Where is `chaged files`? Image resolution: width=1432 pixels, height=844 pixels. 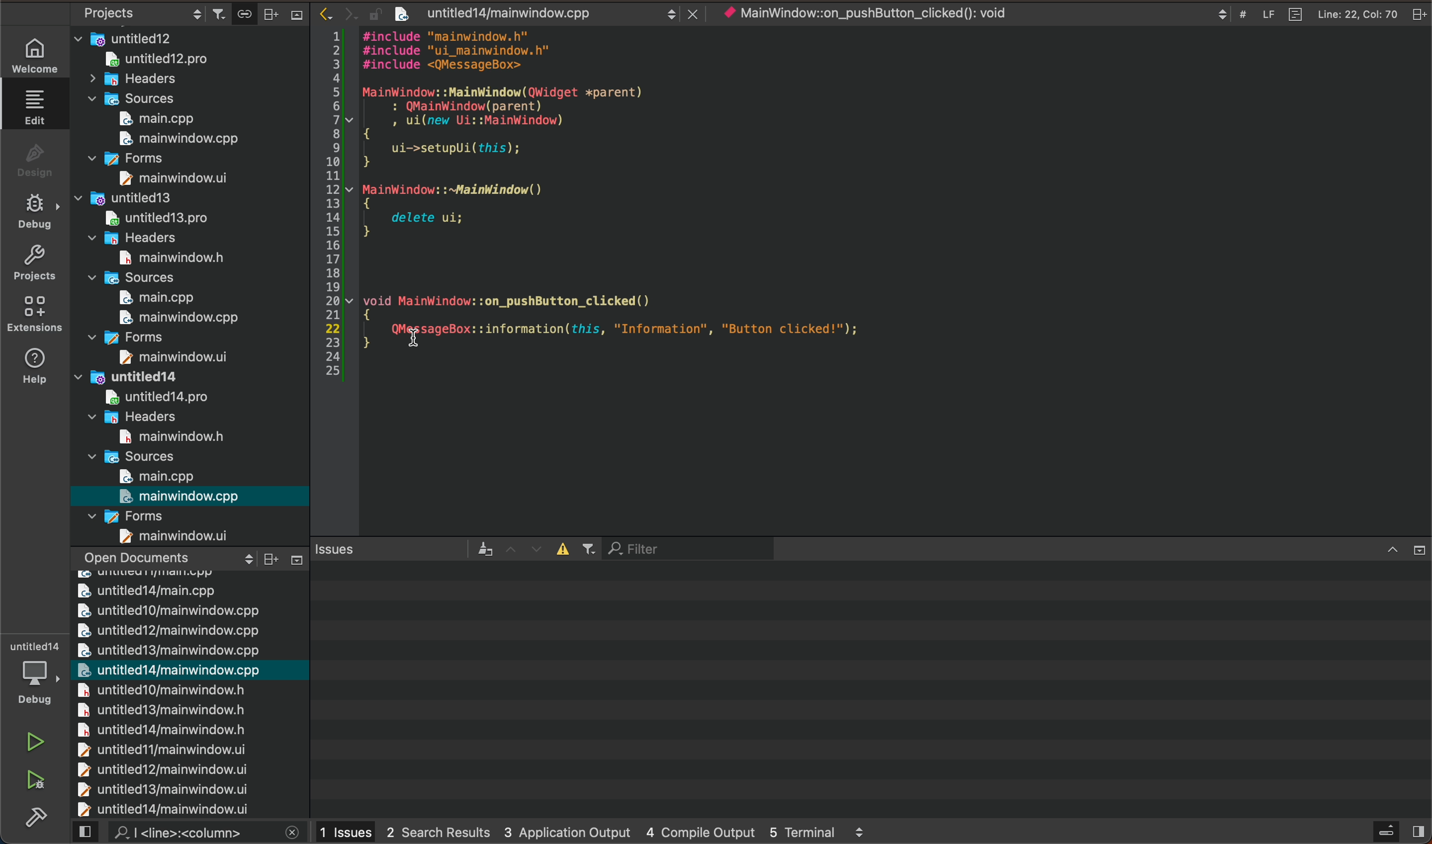
chaged files is located at coordinates (189, 694).